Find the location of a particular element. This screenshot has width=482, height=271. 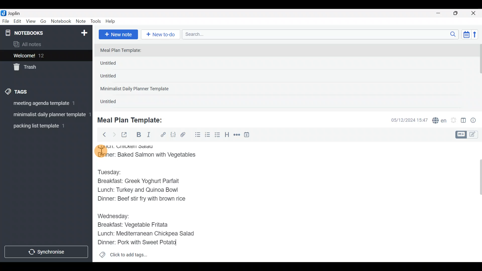

Lunch: Chicken Salad is located at coordinates (127, 146).